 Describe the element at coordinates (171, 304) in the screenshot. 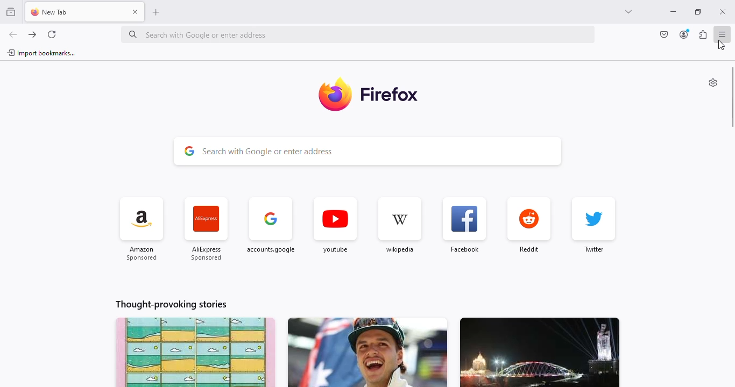

I see `thought-provoking stories` at that location.